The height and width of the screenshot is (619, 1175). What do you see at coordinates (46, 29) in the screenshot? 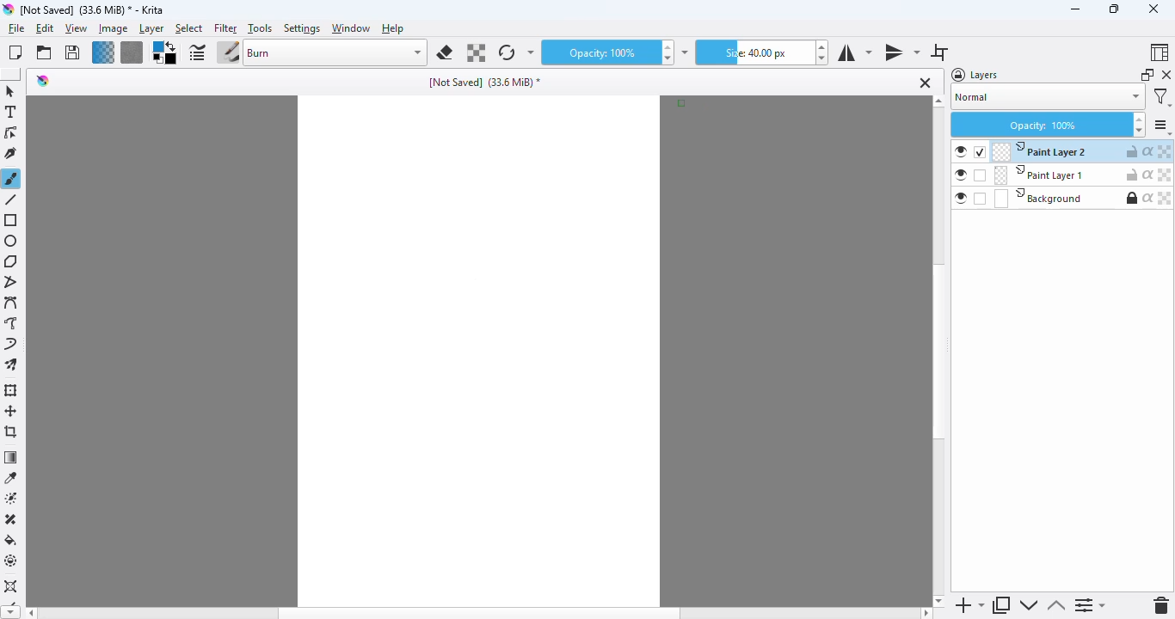
I see `edit` at bounding box center [46, 29].